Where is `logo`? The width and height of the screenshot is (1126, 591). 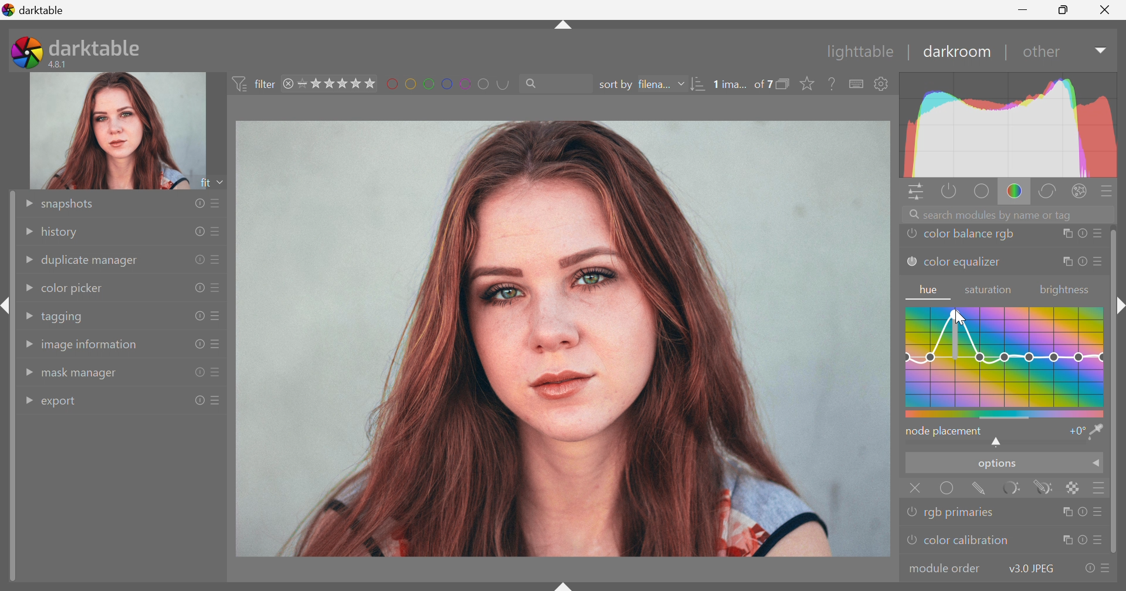
logo is located at coordinates (9, 10).